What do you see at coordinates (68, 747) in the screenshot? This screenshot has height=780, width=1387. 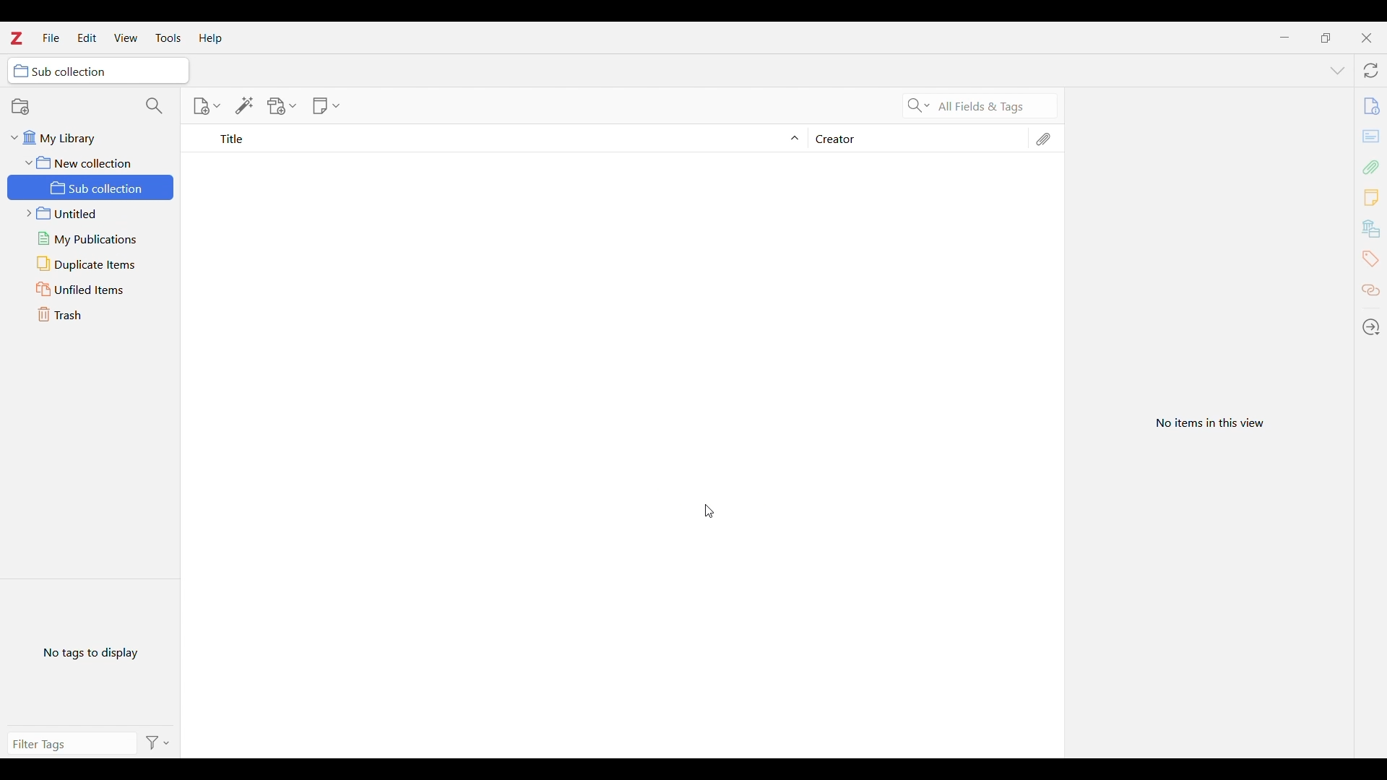 I see `Type filter tag` at bounding box center [68, 747].